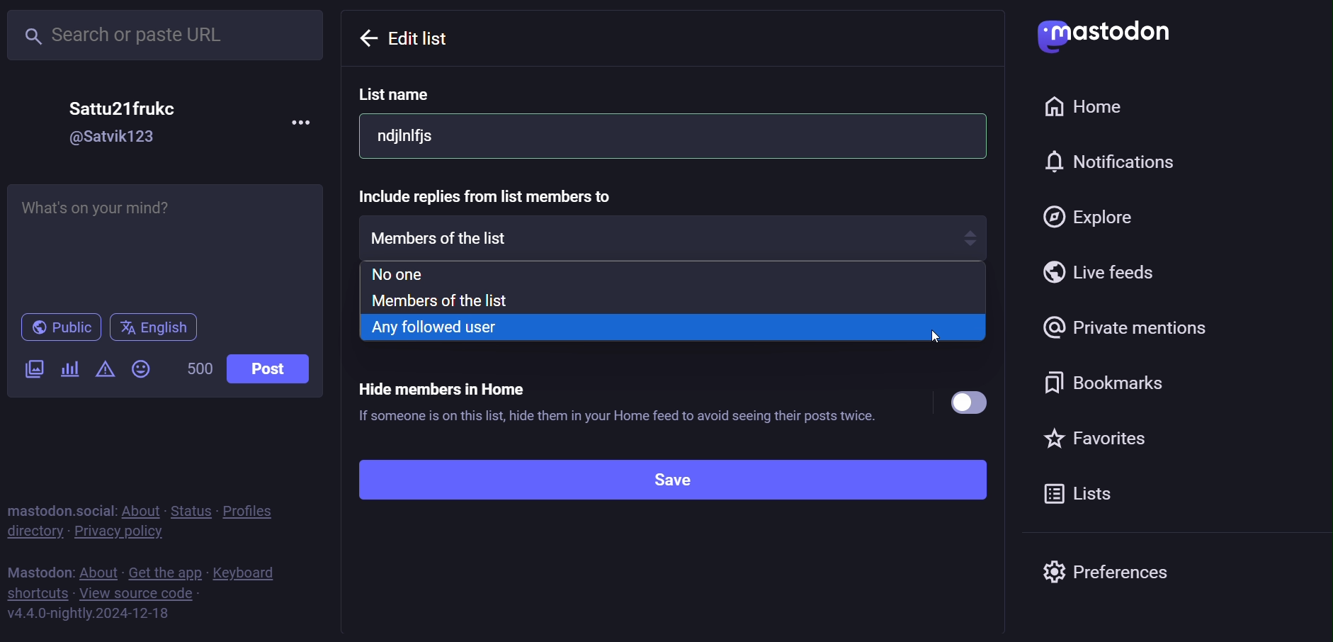 The height and width of the screenshot is (642, 1333). I want to click on https://mastodon.social/lists#, so click(89, 613).